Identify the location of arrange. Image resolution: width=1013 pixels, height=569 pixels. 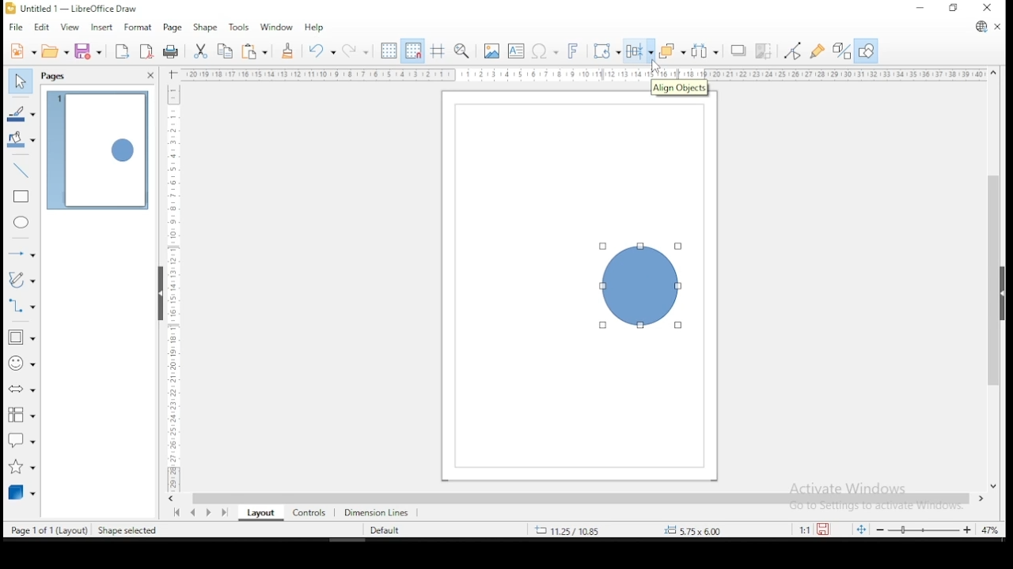
(672, 51).